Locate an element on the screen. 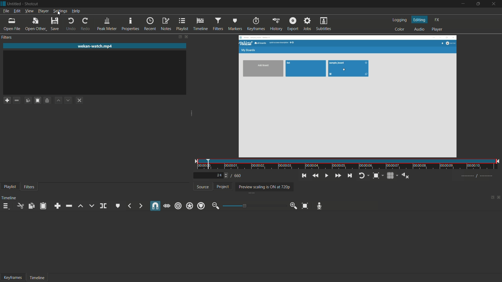 This screenshot has height=282, width=502. total frames is located at coordinates (238, 176).